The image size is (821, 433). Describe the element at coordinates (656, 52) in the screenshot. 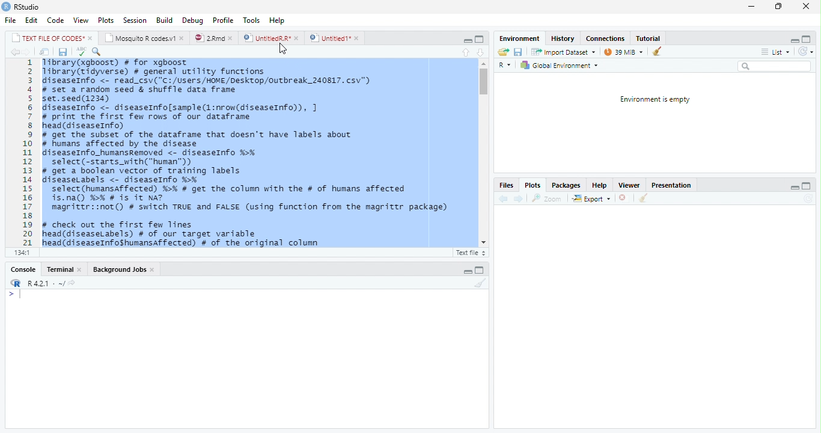

I see `Clean` at that location.